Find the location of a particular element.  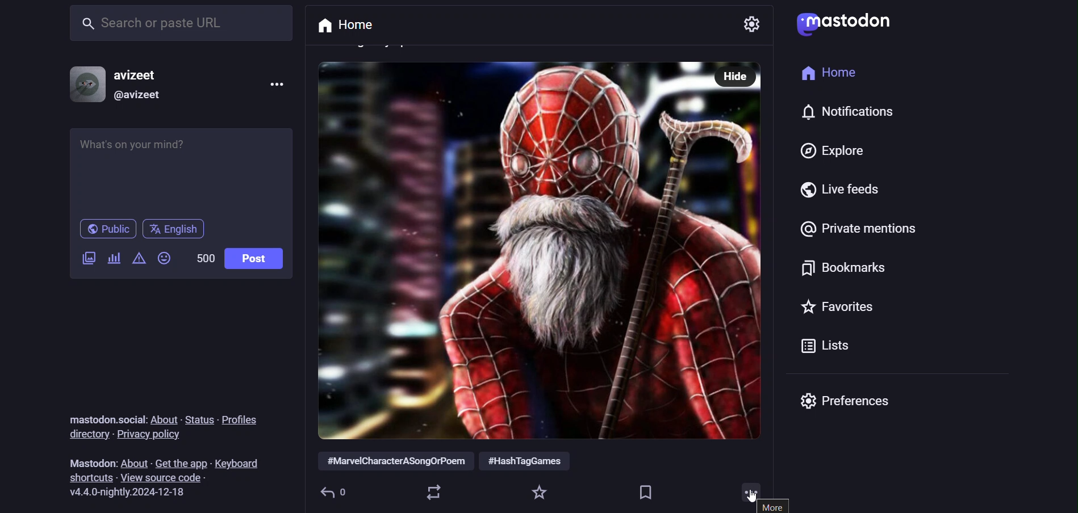

profile picture is located at coordinates (81, 85).